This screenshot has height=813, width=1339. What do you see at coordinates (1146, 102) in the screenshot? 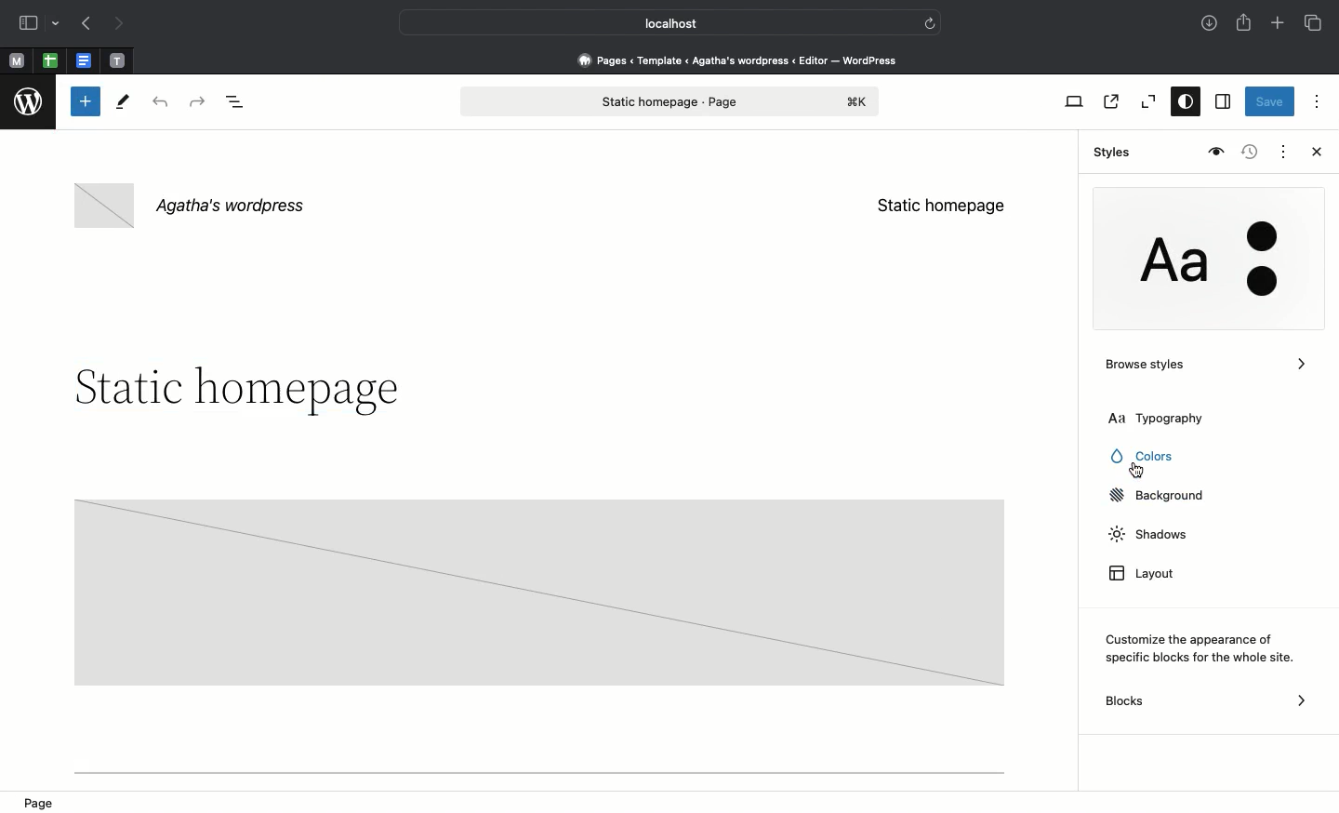
I see `Zoom out` at bounding box center [1146, 102].